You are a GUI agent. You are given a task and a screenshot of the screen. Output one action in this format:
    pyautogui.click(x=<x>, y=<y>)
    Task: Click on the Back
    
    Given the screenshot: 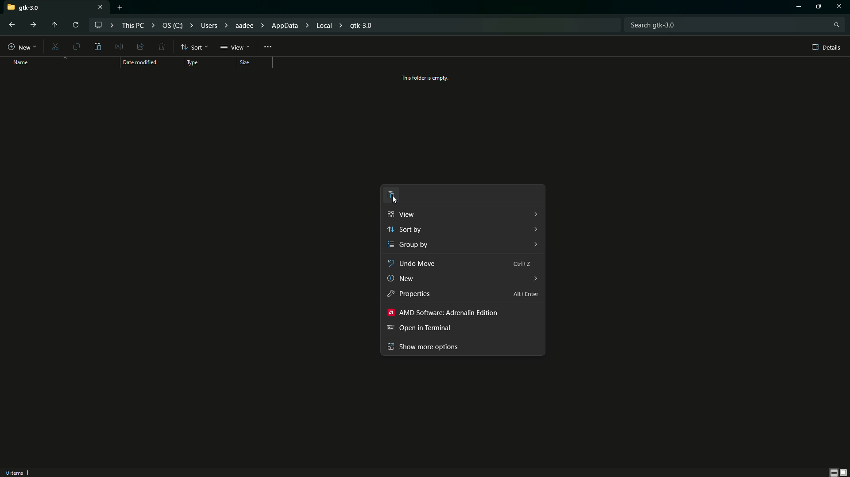 What is the action you would take?
    pyautogui.click(x=10, y=26)
    